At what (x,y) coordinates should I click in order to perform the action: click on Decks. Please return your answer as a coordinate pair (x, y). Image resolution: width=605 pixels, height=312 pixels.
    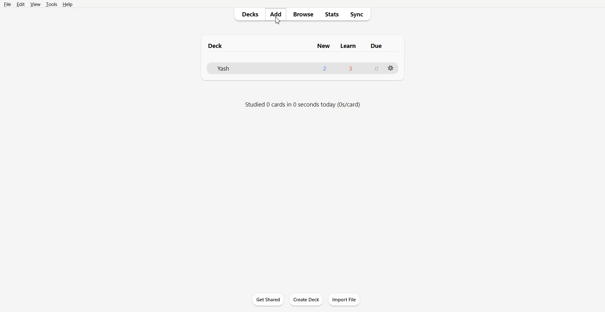
    Looking at the image, I should click on (248, 14).